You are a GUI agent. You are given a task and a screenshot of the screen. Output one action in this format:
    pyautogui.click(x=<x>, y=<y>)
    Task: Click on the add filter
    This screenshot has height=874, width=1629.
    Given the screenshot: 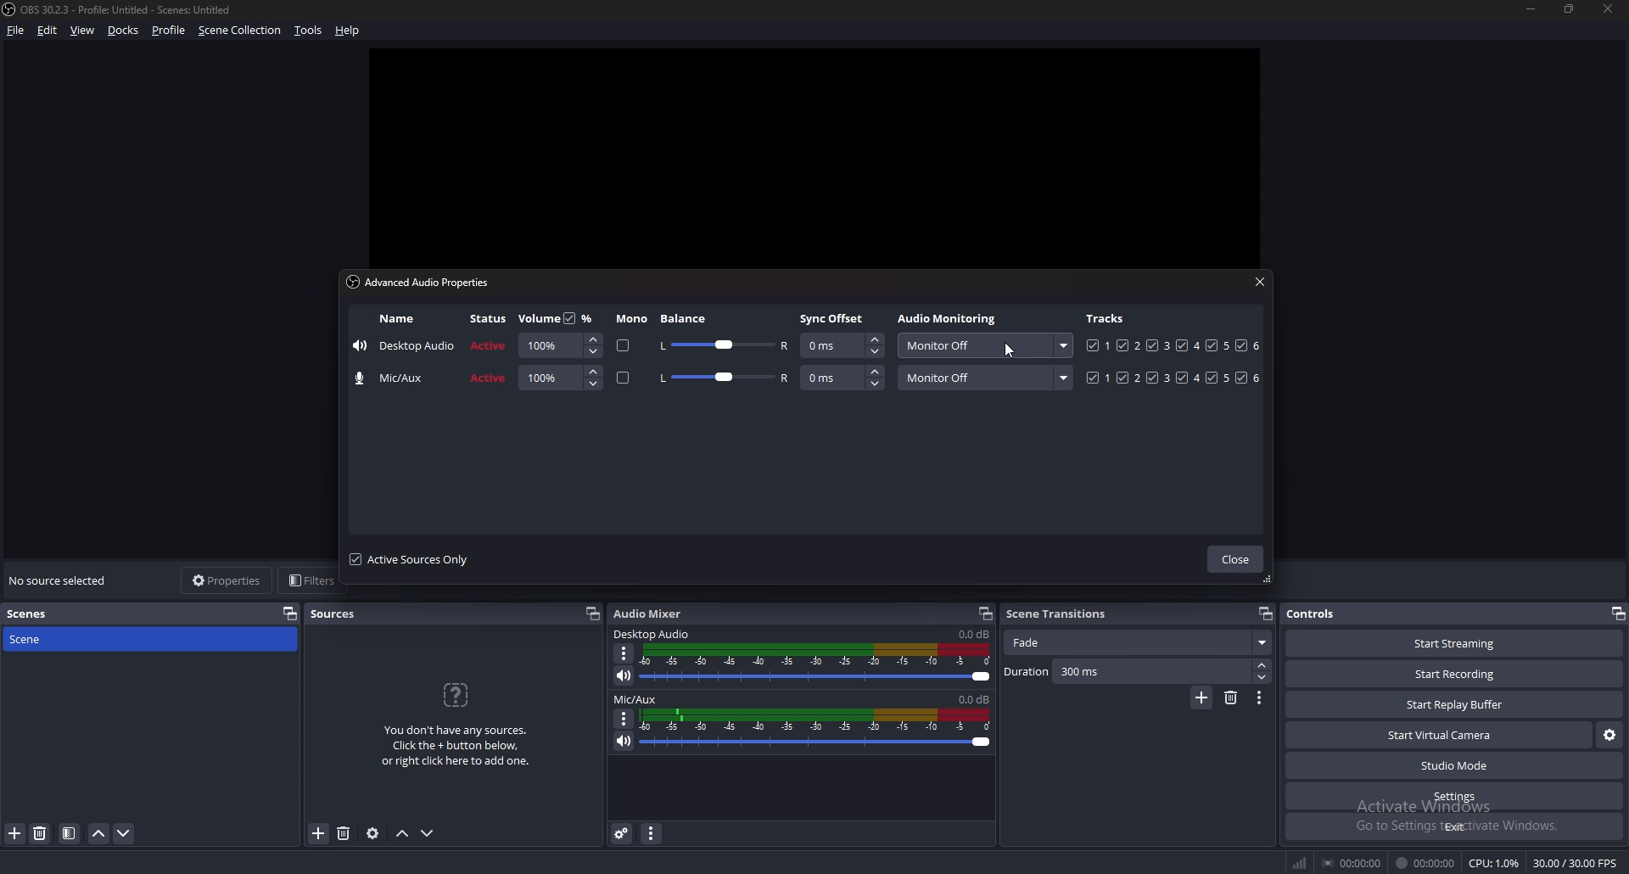 What is the action you would take?
    pyautogui.click(x=15, y=833)
    